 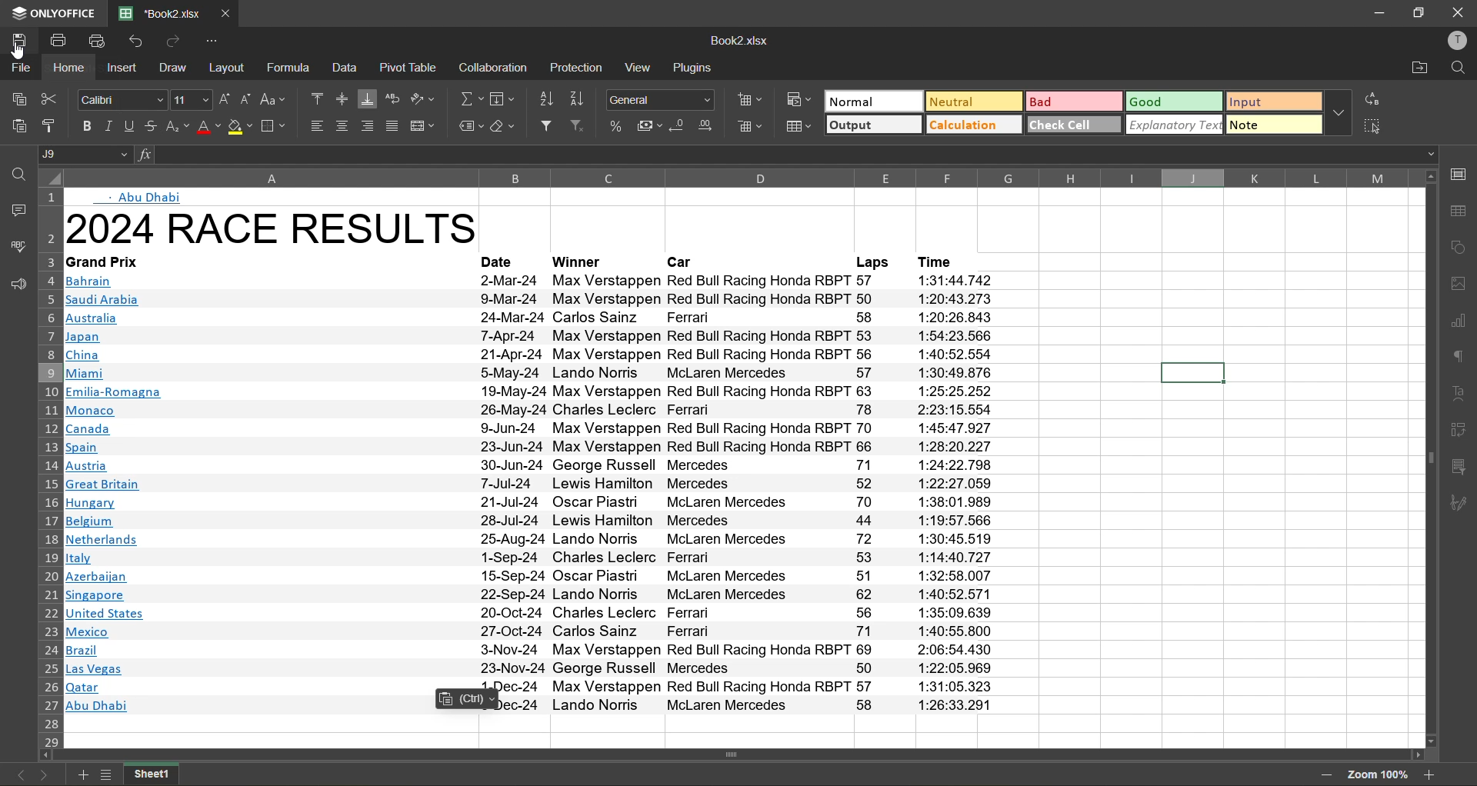 I want to click on next, so click(x=43, y=777).